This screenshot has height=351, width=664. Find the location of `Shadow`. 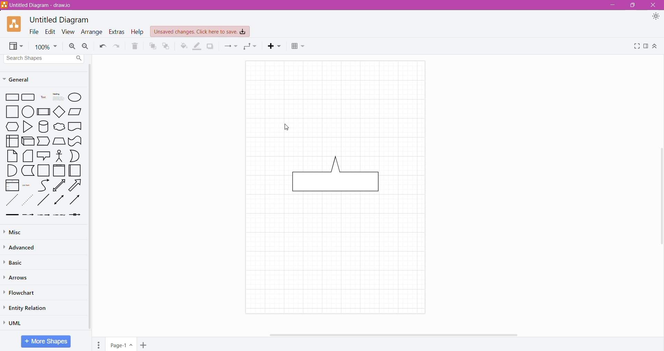

Shadow is located at coordinates (210, 46).